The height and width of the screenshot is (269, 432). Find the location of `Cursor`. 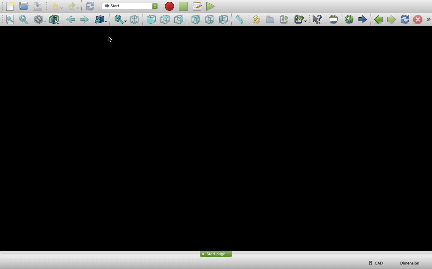

Cursor is located at coordinates (110, 39).